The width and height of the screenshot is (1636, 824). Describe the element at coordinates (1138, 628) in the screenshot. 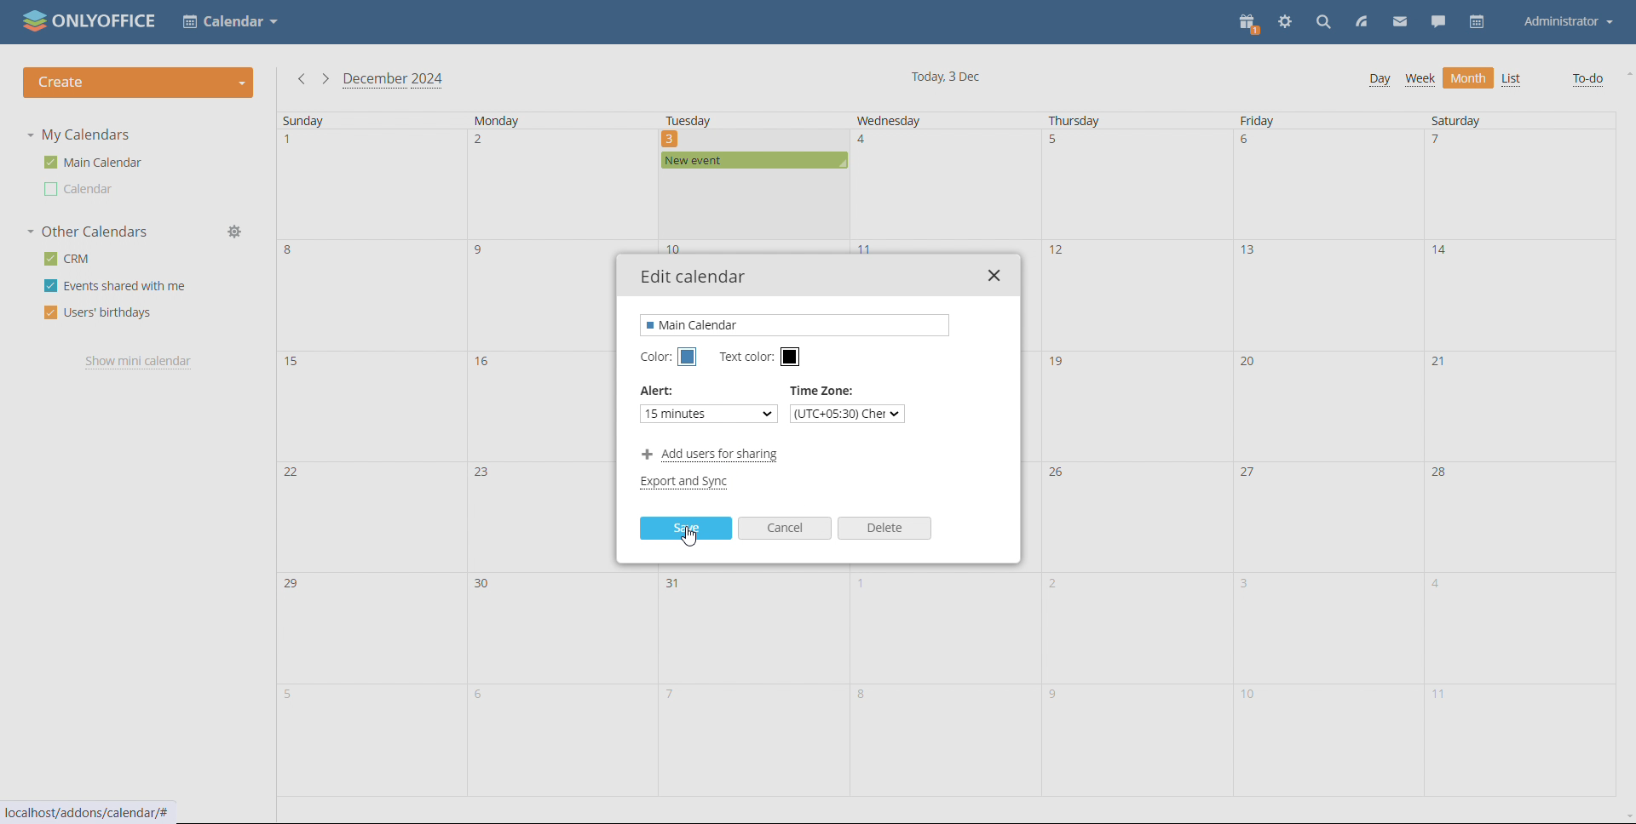

I see `date` at that location.